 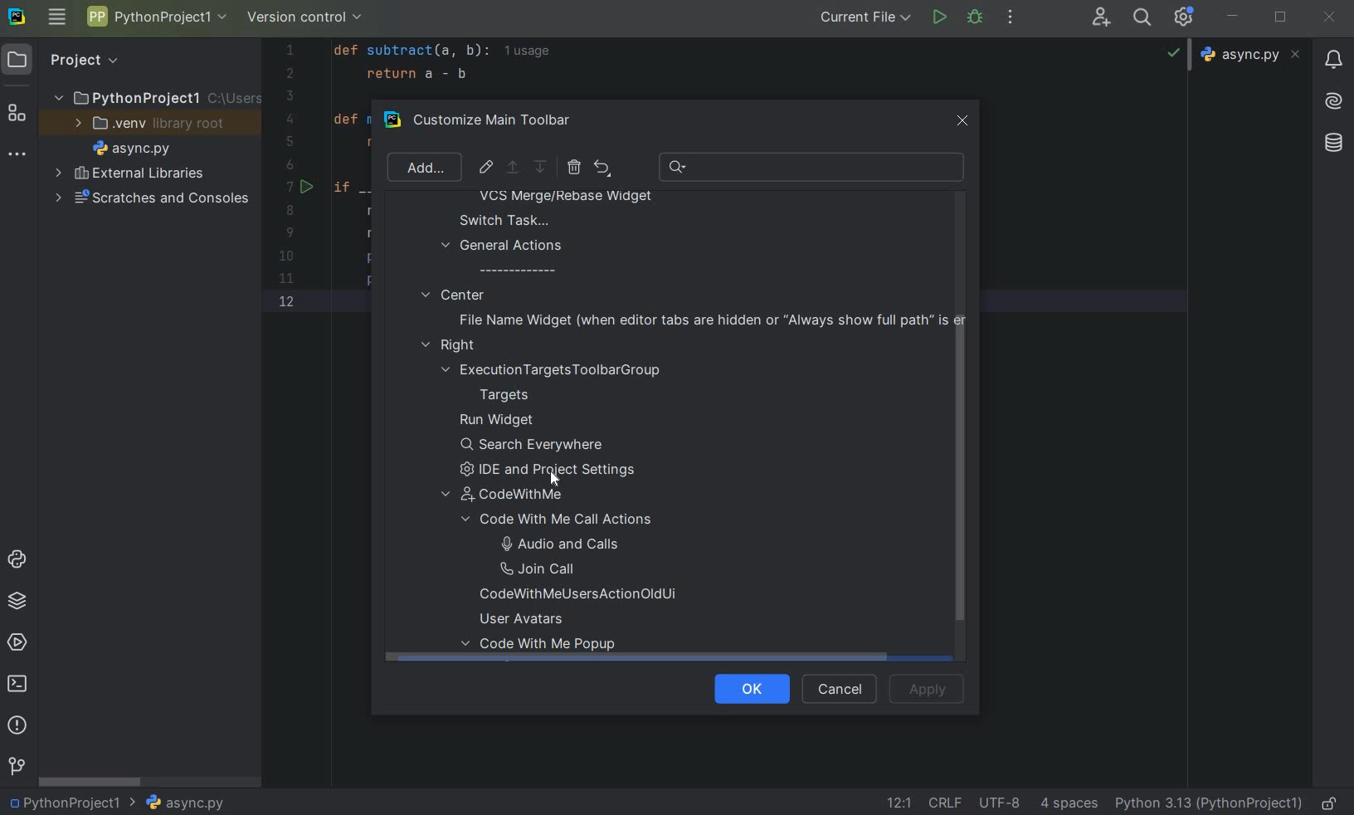 What do you see at coordinates (556, 543) in the screenshot?
I see `audio and calls` at bounding box center [556, 543].